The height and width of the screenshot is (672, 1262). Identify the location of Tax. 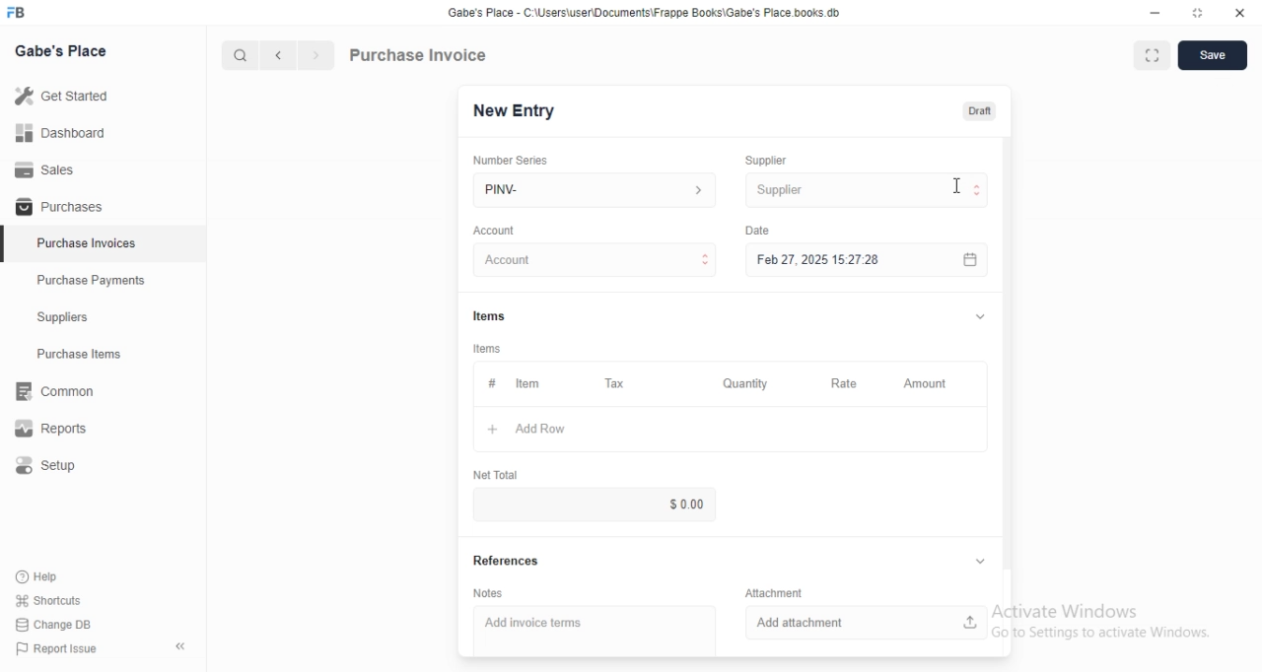
(617, 383).